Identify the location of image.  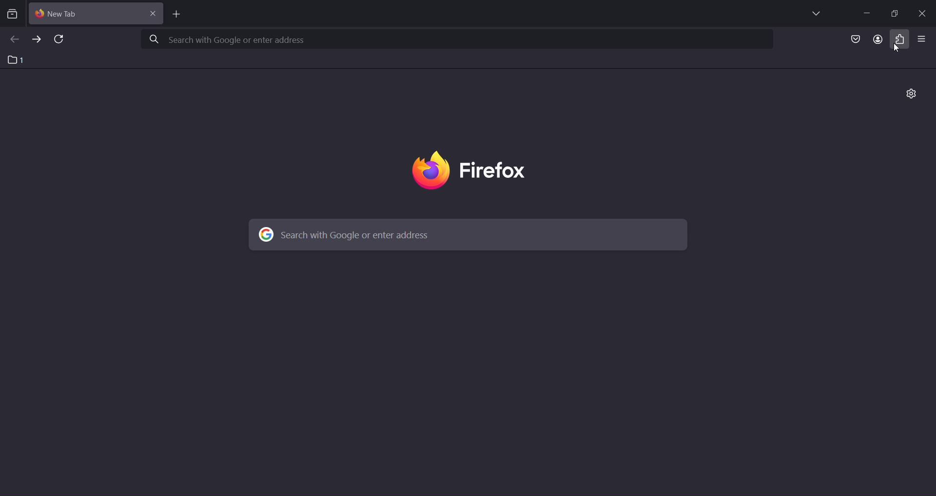
(465, 171).